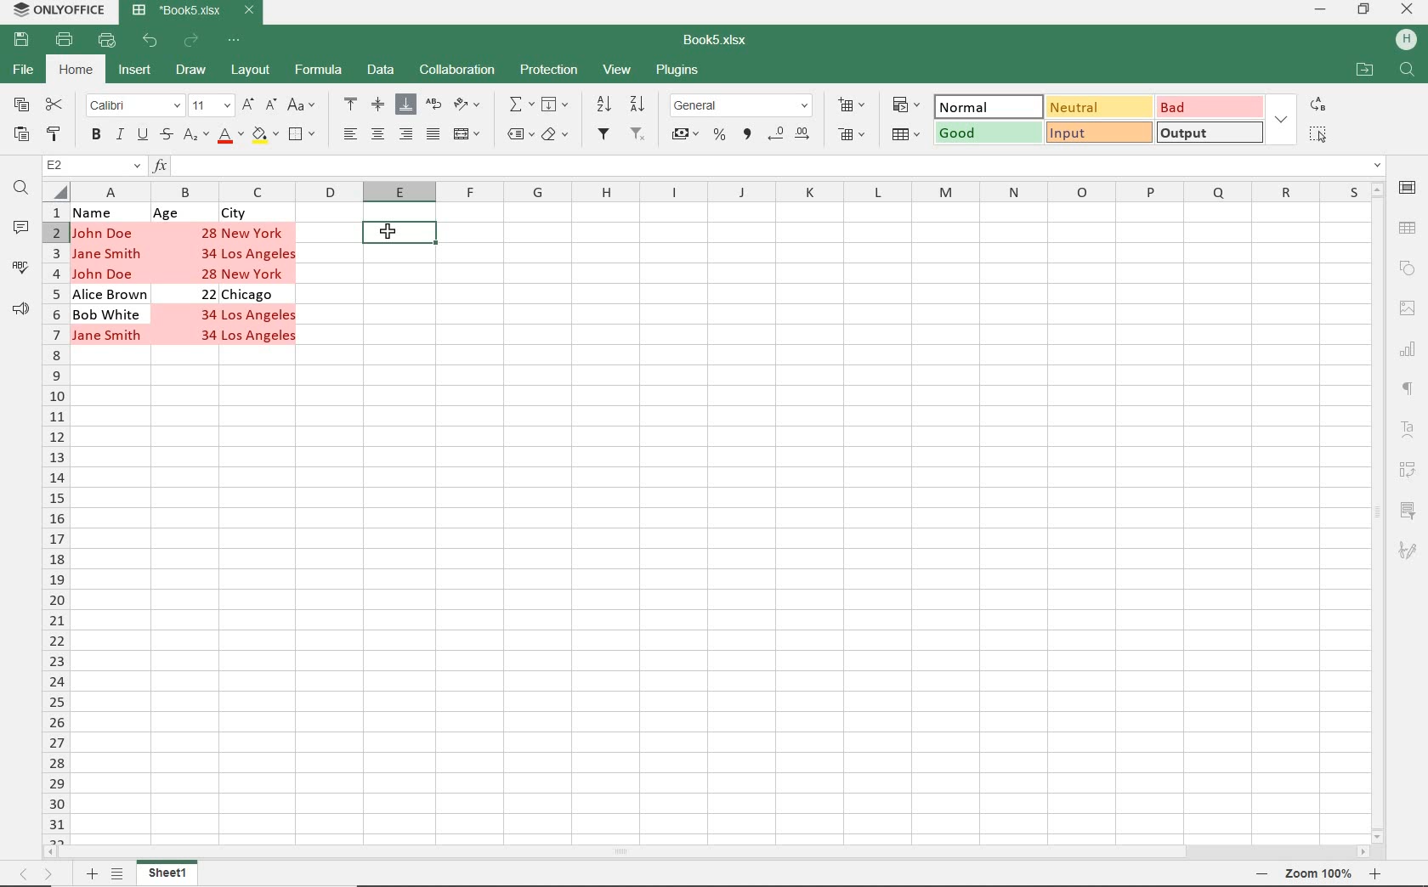 The width and height of the screenshot is (1428, 887). What do you see at coordinates (604, 104) in the screenshot?
I see `SORT ASCENDING` at bounding box center [604, 104].